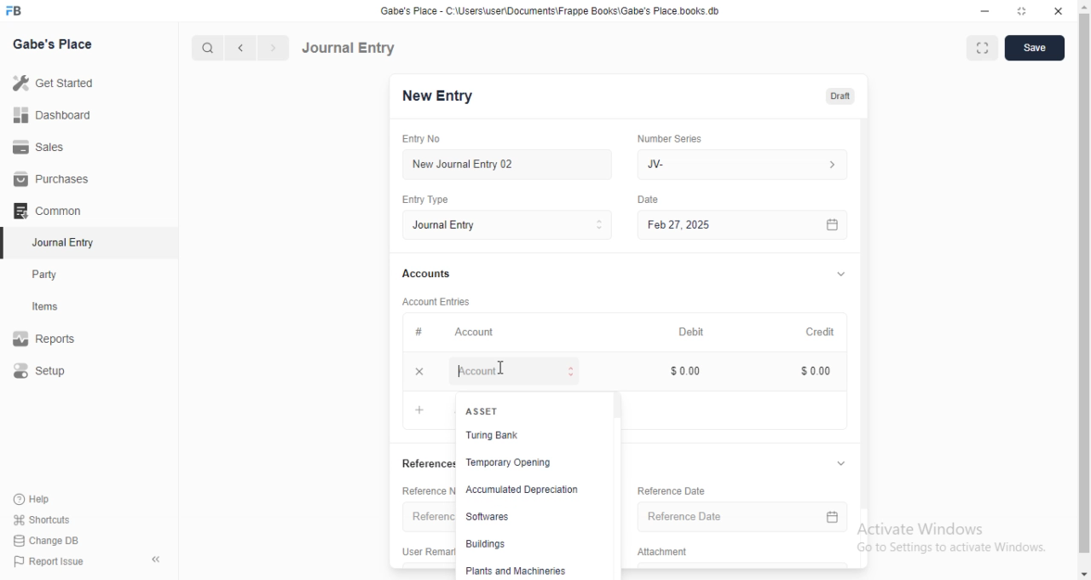 Image resolution: width=1091 pixels, height=580 pixels. I want to click on ‘Reference Number, so click(429, 517).